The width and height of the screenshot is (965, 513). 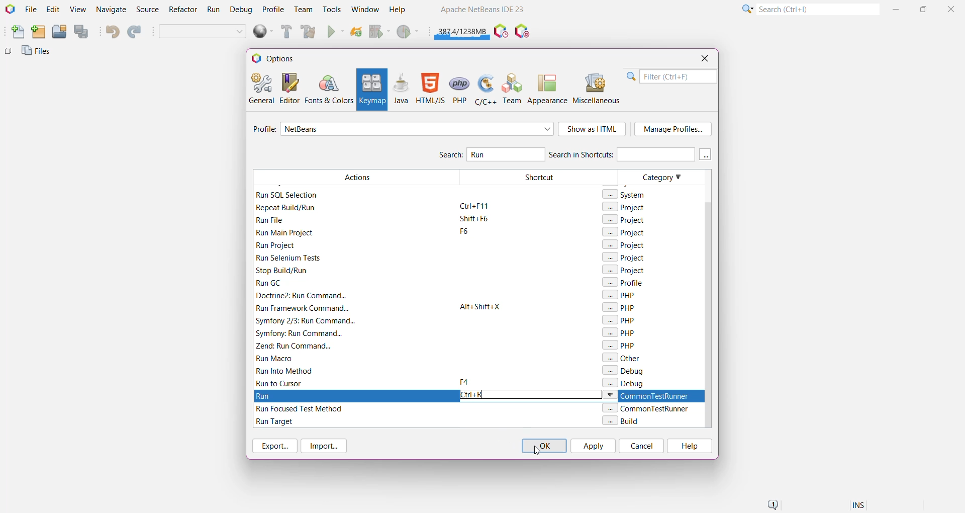 I want to click on Insert Mode, so click(x=859, y=506).